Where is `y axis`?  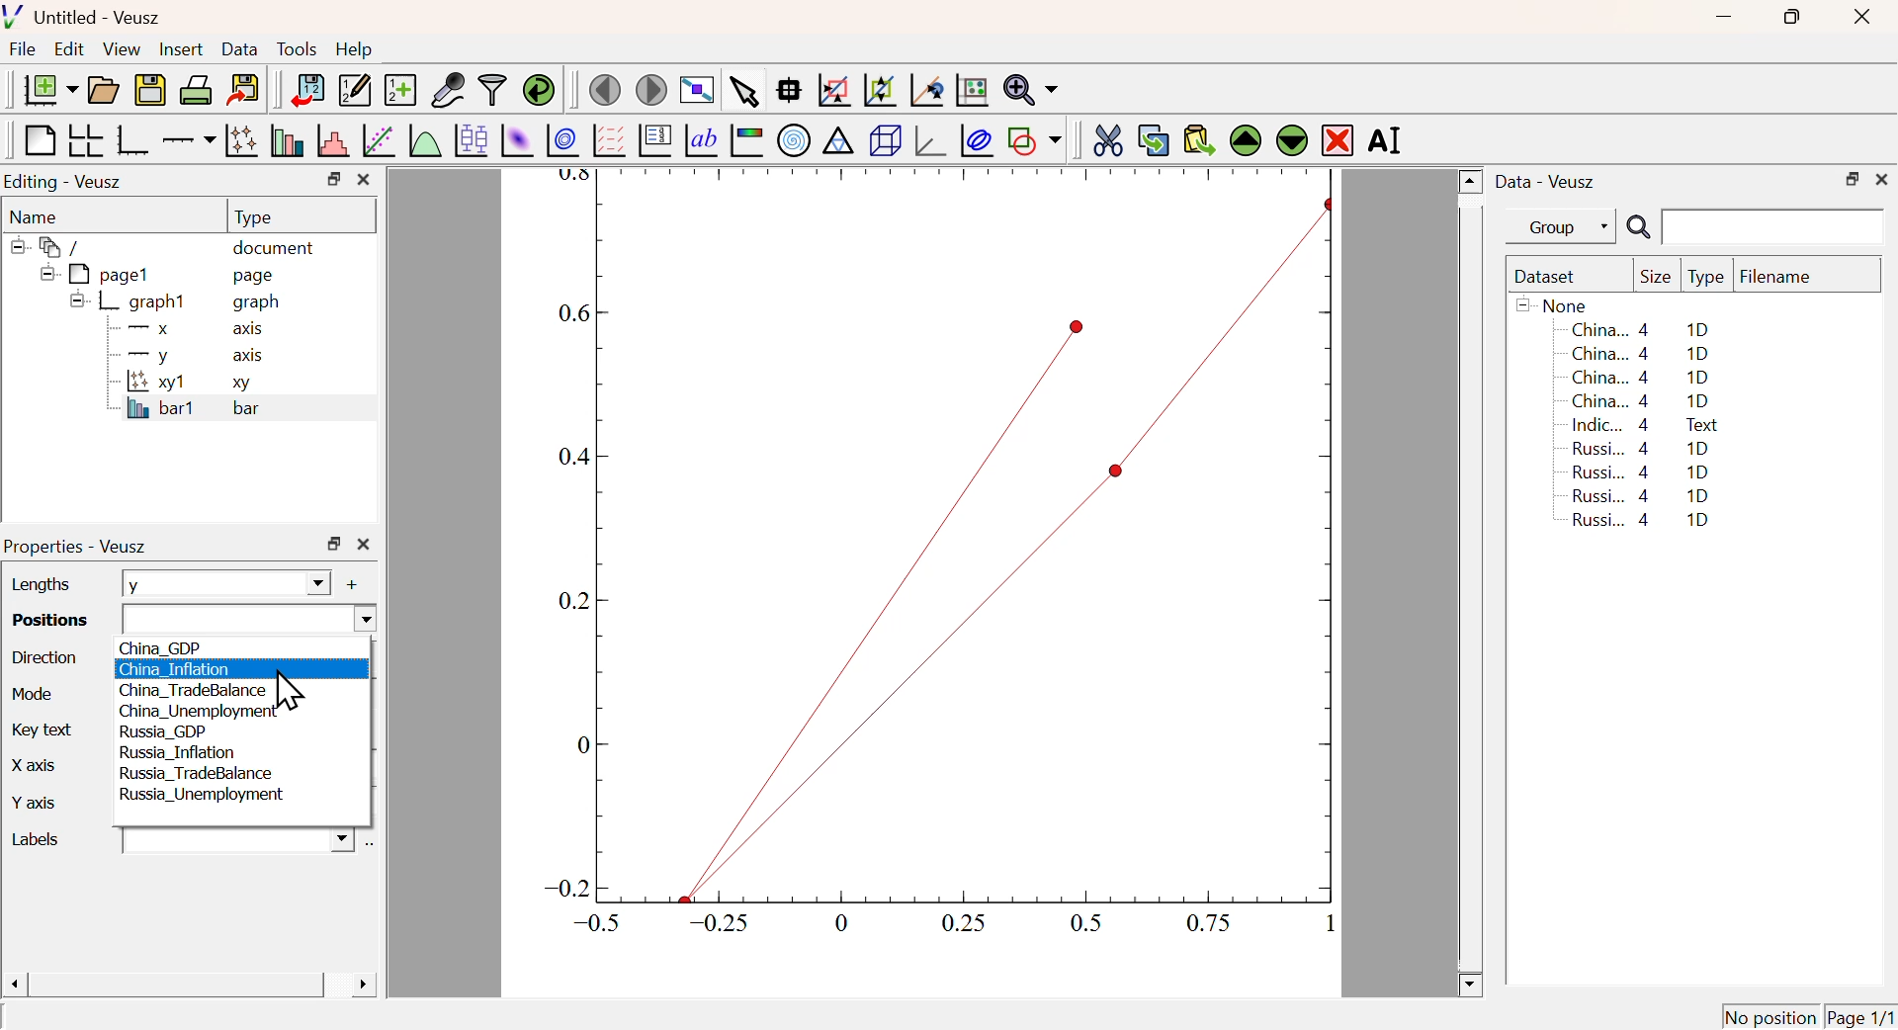 y axis is located at coordinates (186, 355).